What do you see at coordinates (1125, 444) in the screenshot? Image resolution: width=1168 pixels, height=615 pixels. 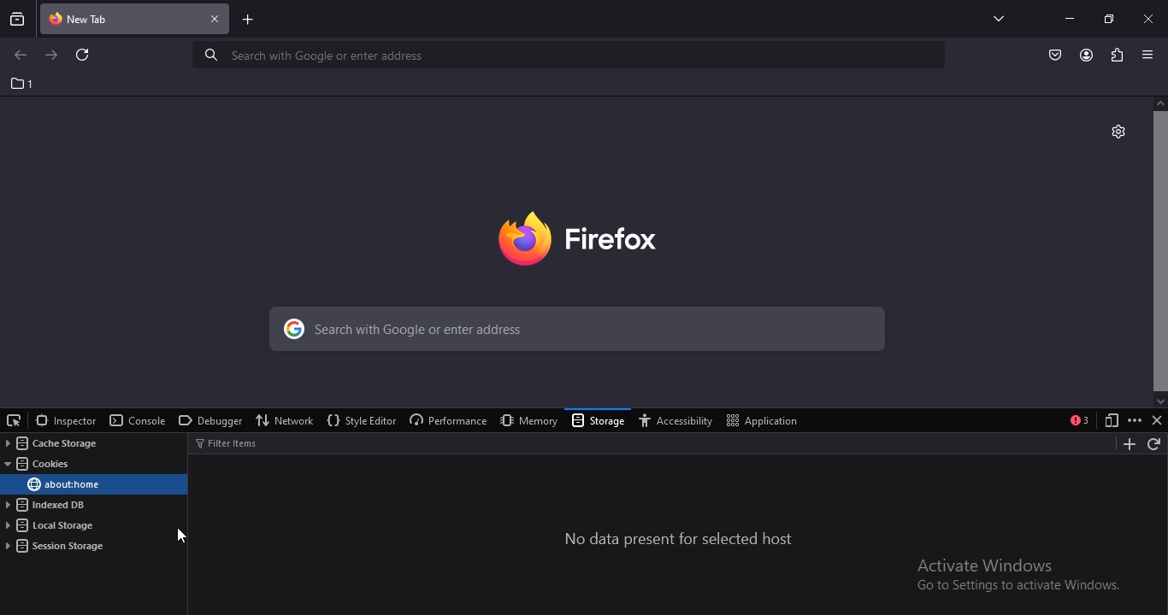 I see `add items` at bounding box center [1125, 444].